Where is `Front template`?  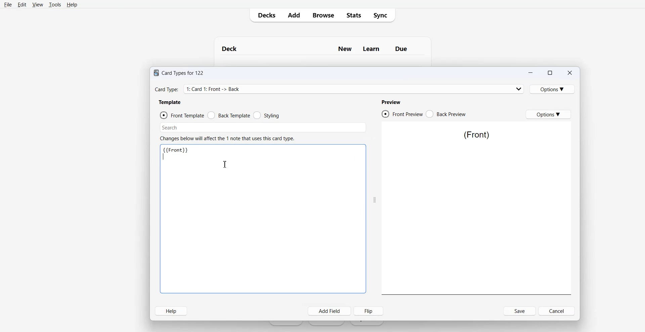 Front template is located at coordinates (182, 115).